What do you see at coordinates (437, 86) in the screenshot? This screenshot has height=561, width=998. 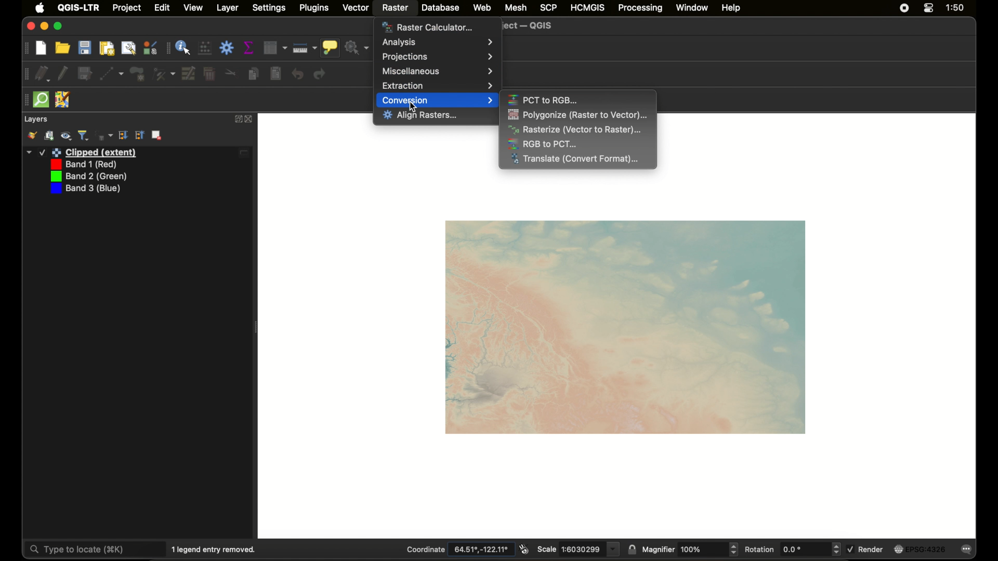 I see `extraction` at bounding box center [437, 86].